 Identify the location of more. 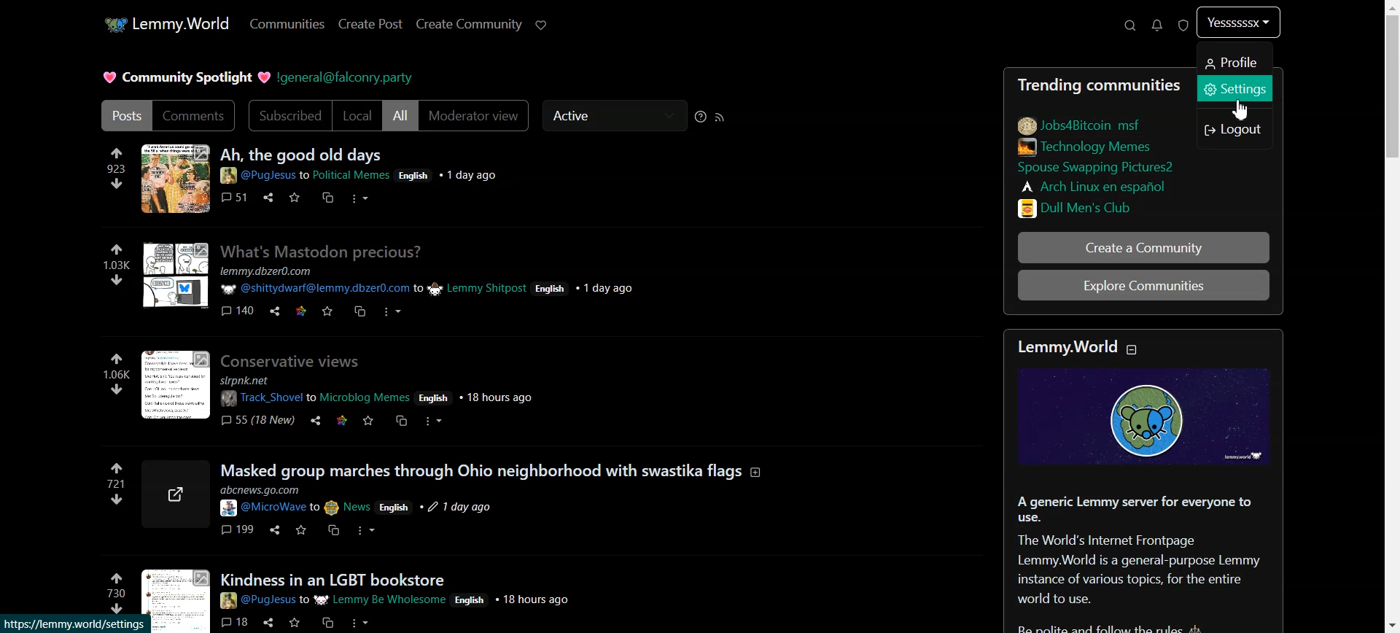
(391, 312).